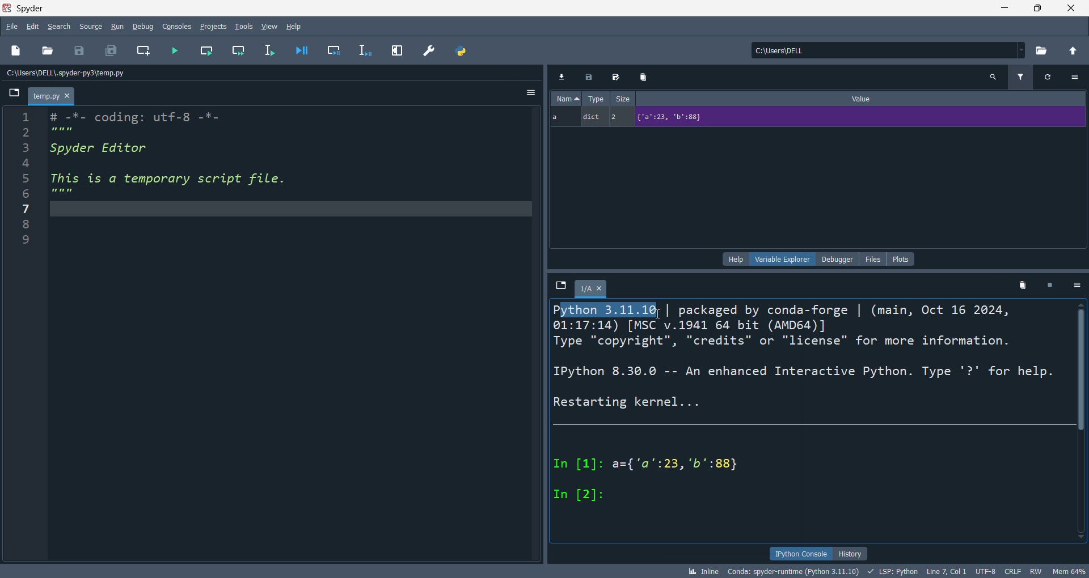 This screenshot has width=1089, height=578. Describe the element at coordinates (622, 97) in the screenshot. I see `size` at that location.